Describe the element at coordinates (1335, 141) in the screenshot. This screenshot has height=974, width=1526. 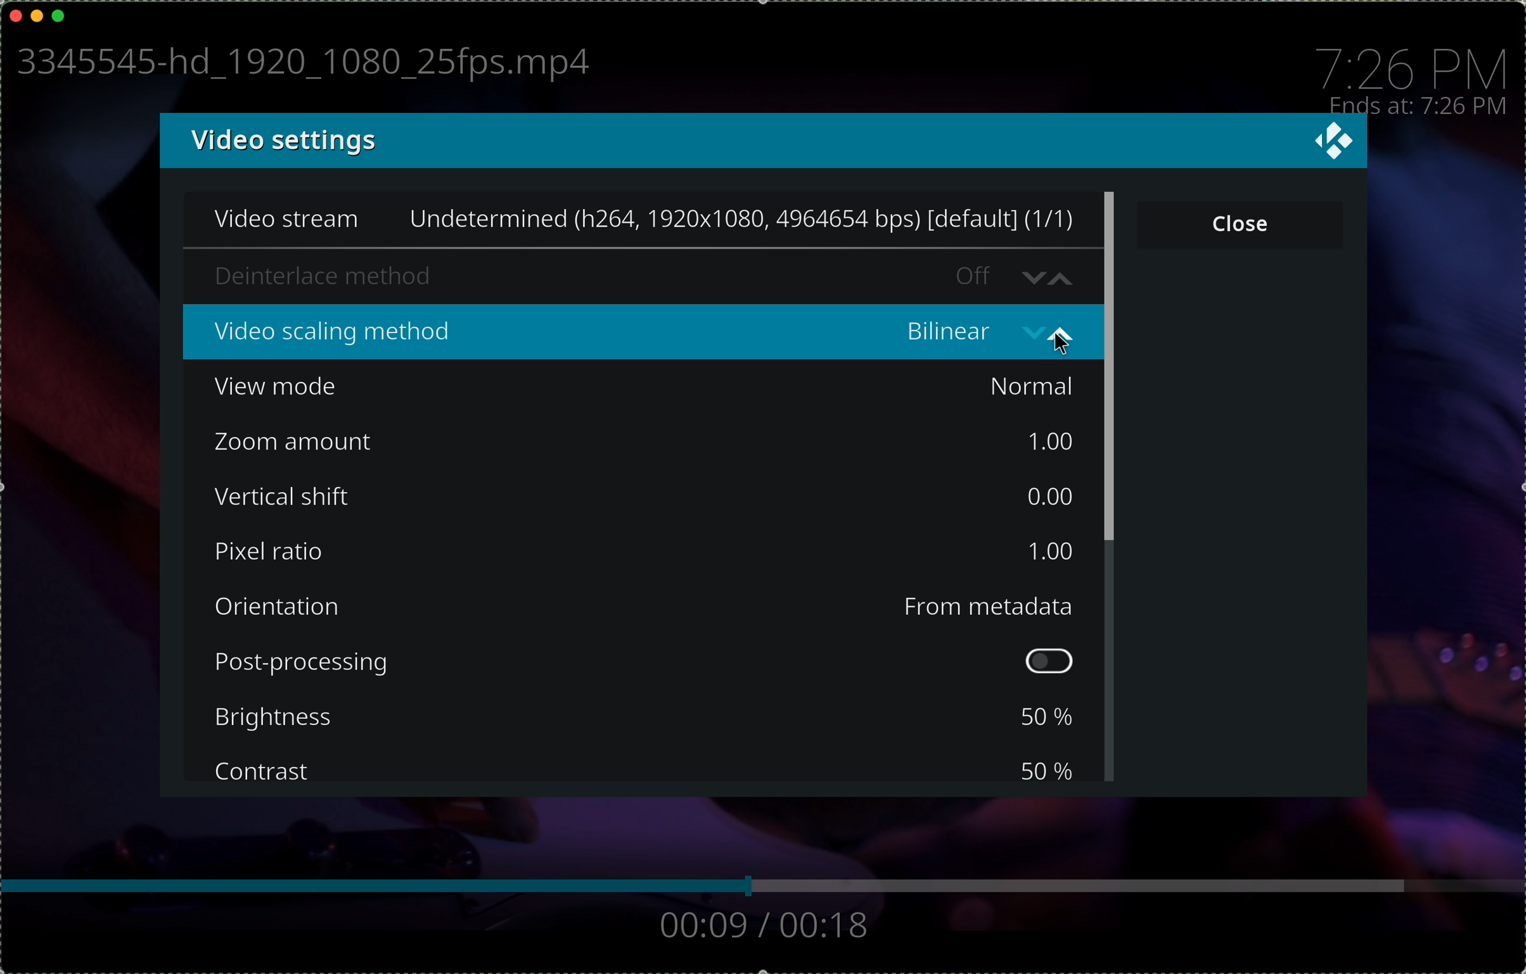
I see `close` at that location.